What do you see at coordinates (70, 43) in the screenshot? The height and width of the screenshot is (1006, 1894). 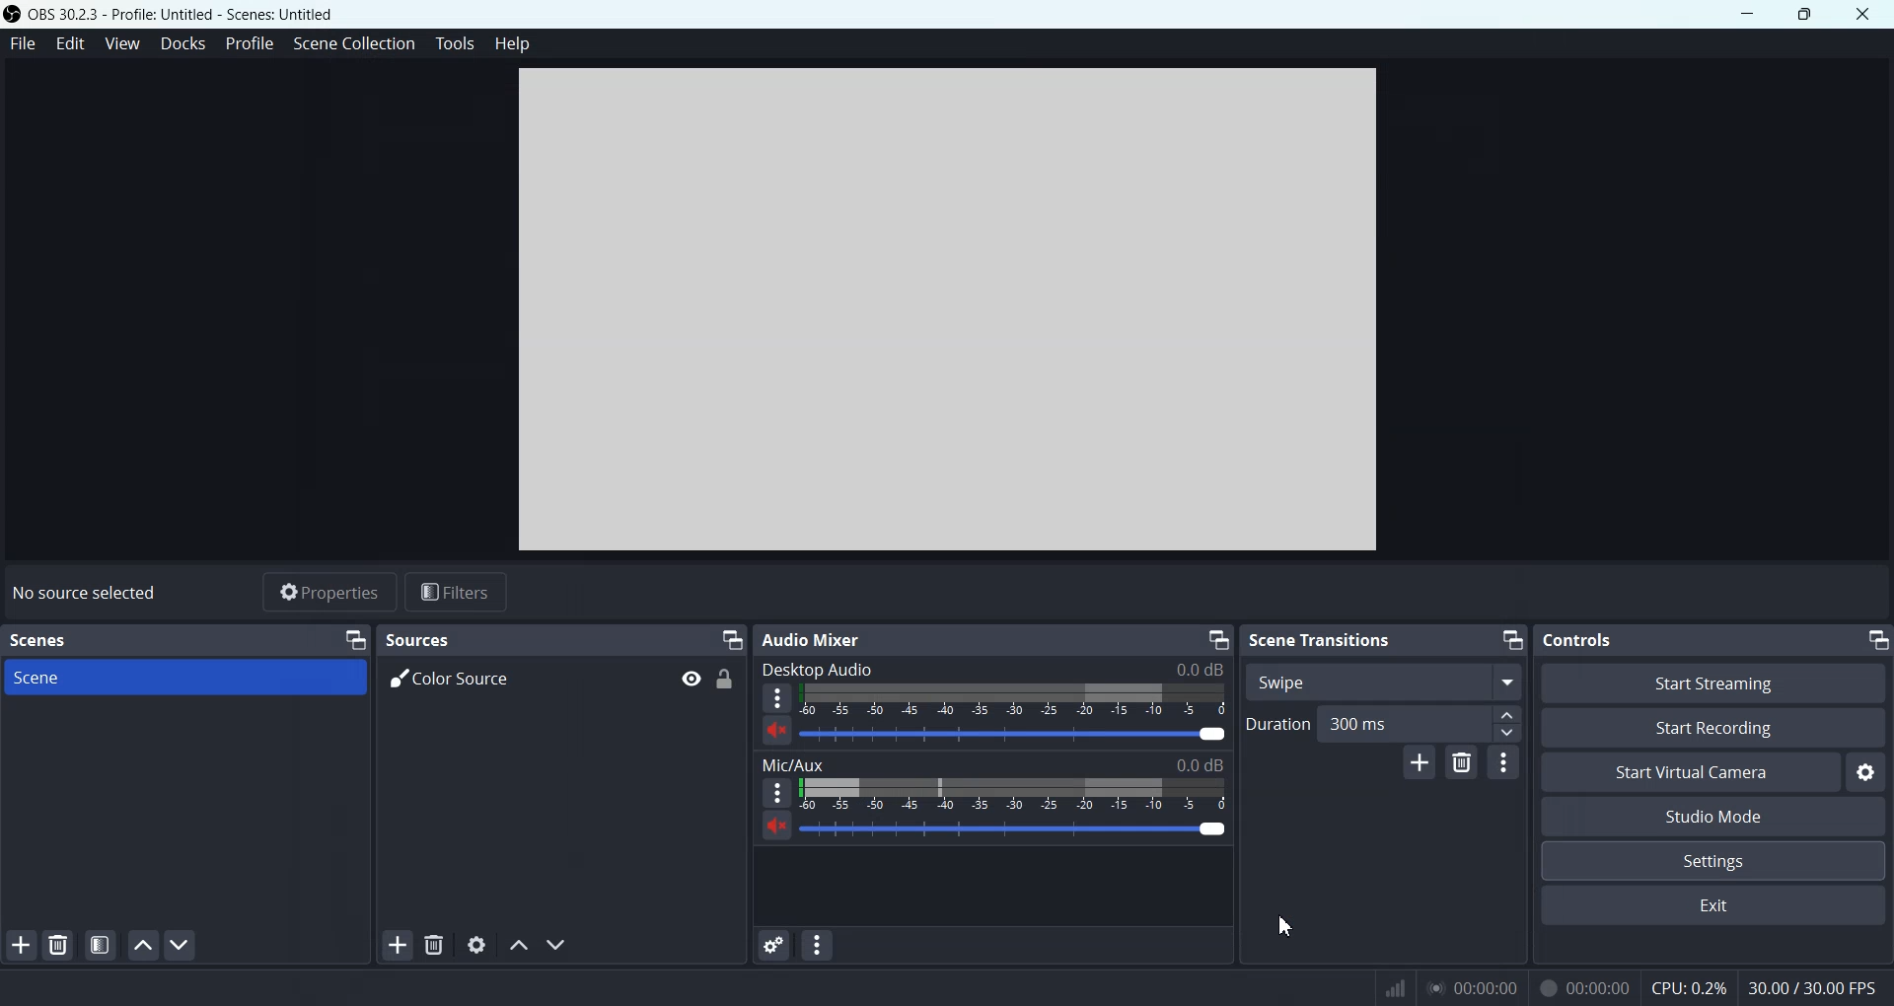 I see `Edit` at bounding box center [70, 43].